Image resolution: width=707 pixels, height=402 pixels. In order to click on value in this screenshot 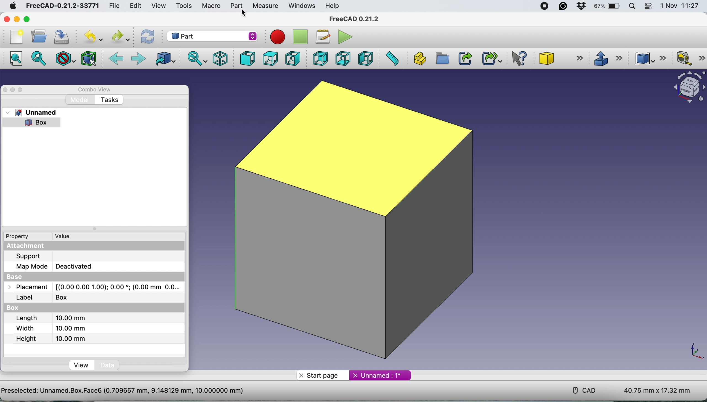, I will do `click(61, 237)`.